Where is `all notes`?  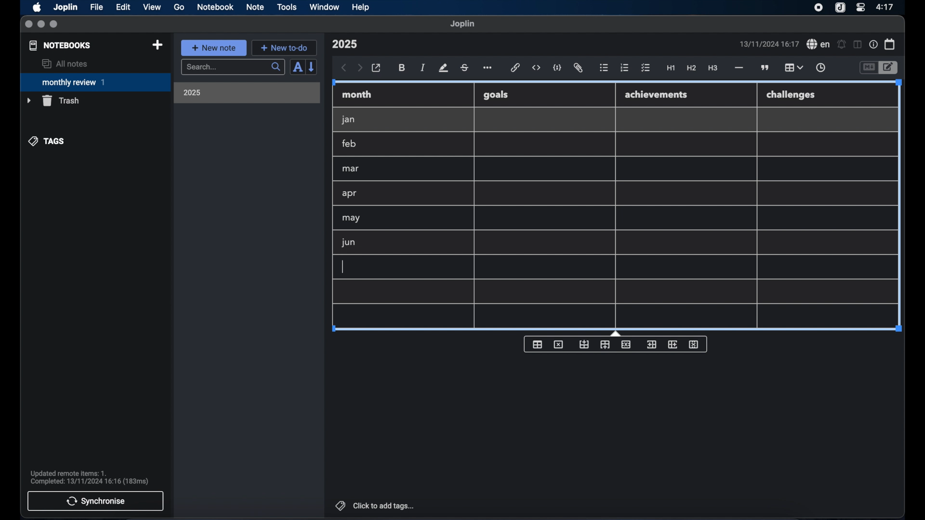
all notes is located at coordinates (65, 64).